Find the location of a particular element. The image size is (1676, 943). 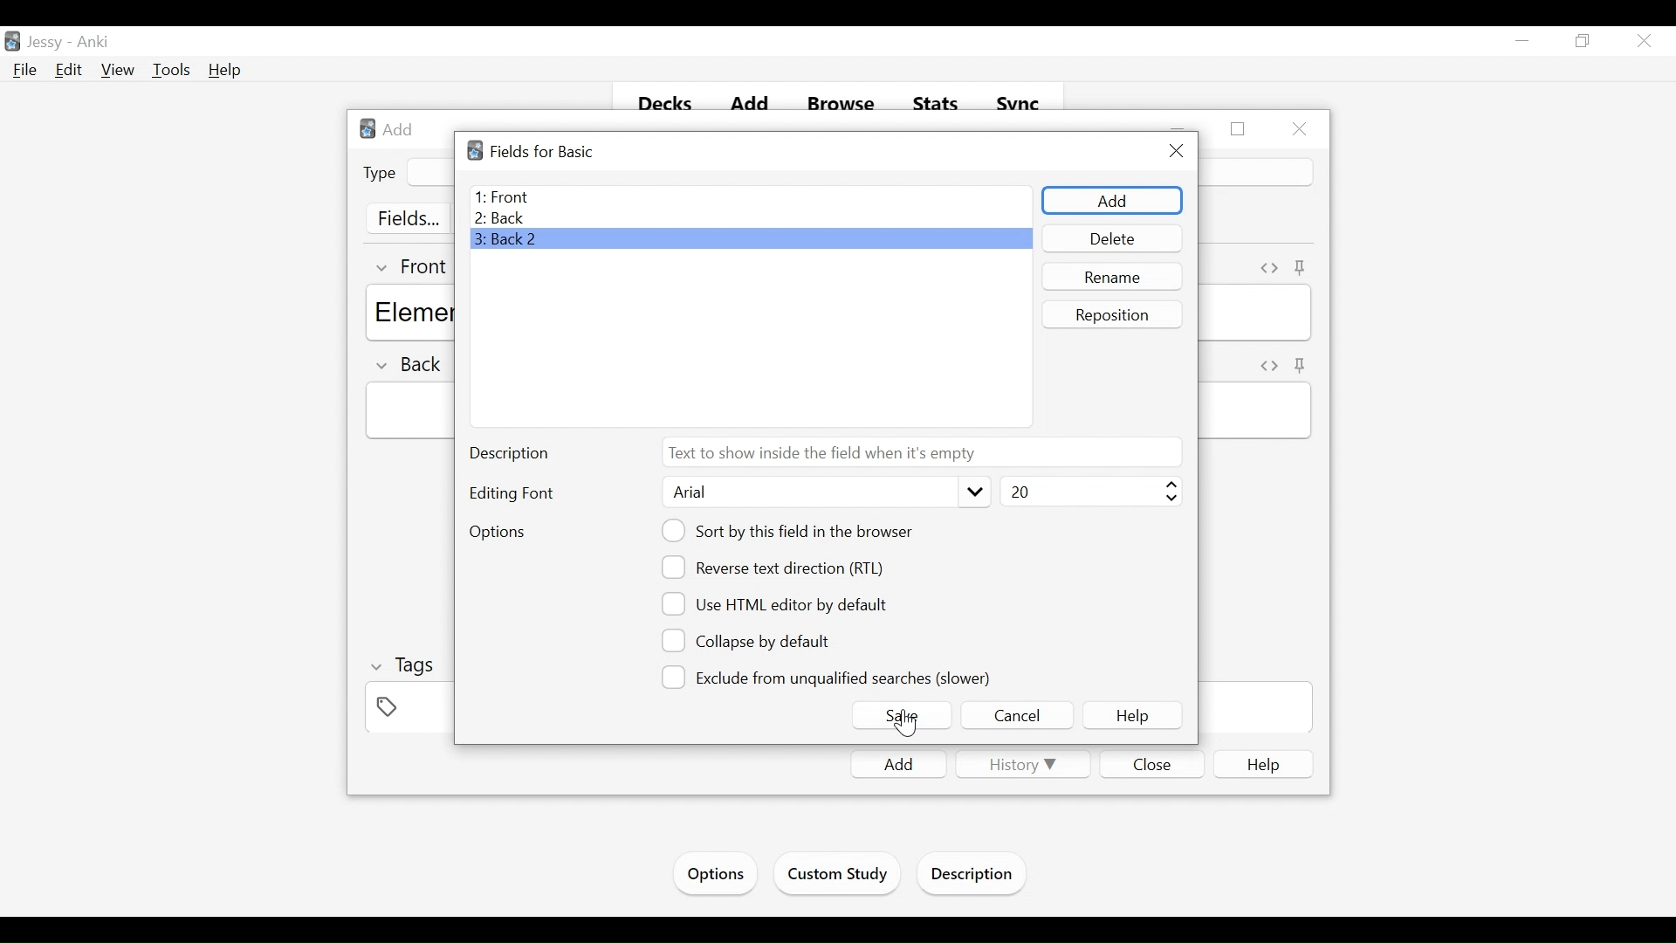

Anki Desktop Icon is located at coordinates (12, 42).